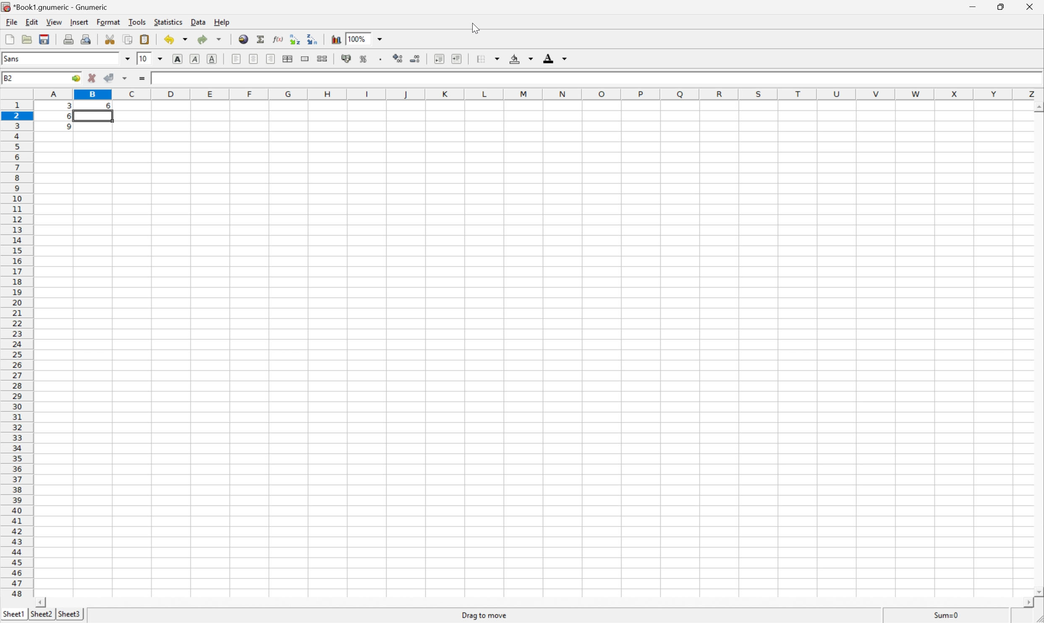  Describe the element at coordinates (137, 21) in the screenshot. I see `Tools` at that location.